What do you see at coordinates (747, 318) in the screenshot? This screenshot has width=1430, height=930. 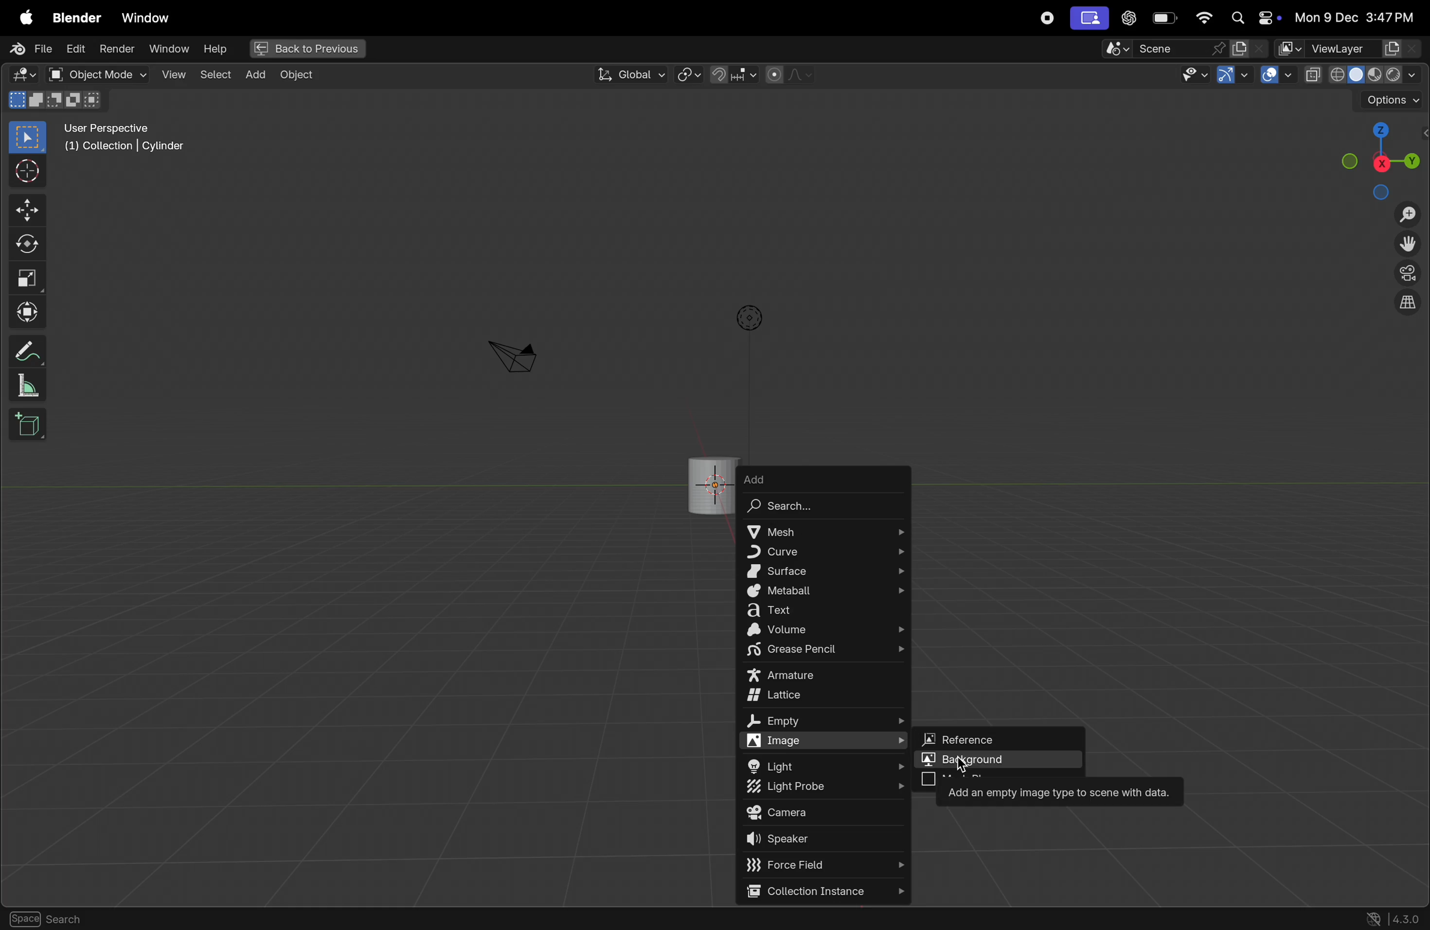 I see `options` at bounding box center [747, 318].